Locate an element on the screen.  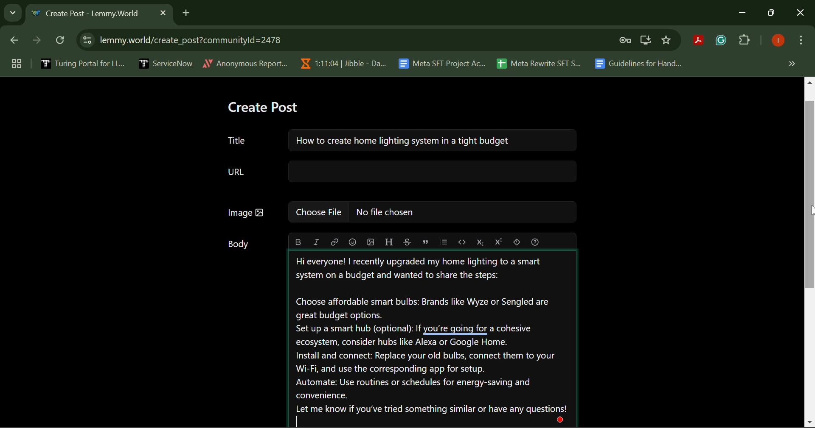
italic is located at coordinates (317, 242).